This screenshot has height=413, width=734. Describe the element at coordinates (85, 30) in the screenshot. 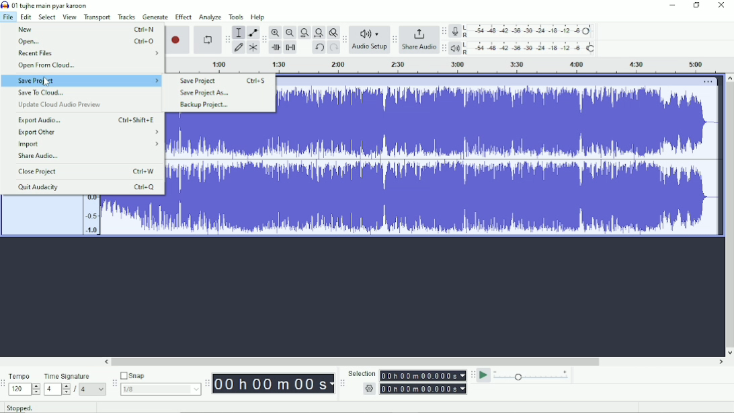

I see `New` at that location.